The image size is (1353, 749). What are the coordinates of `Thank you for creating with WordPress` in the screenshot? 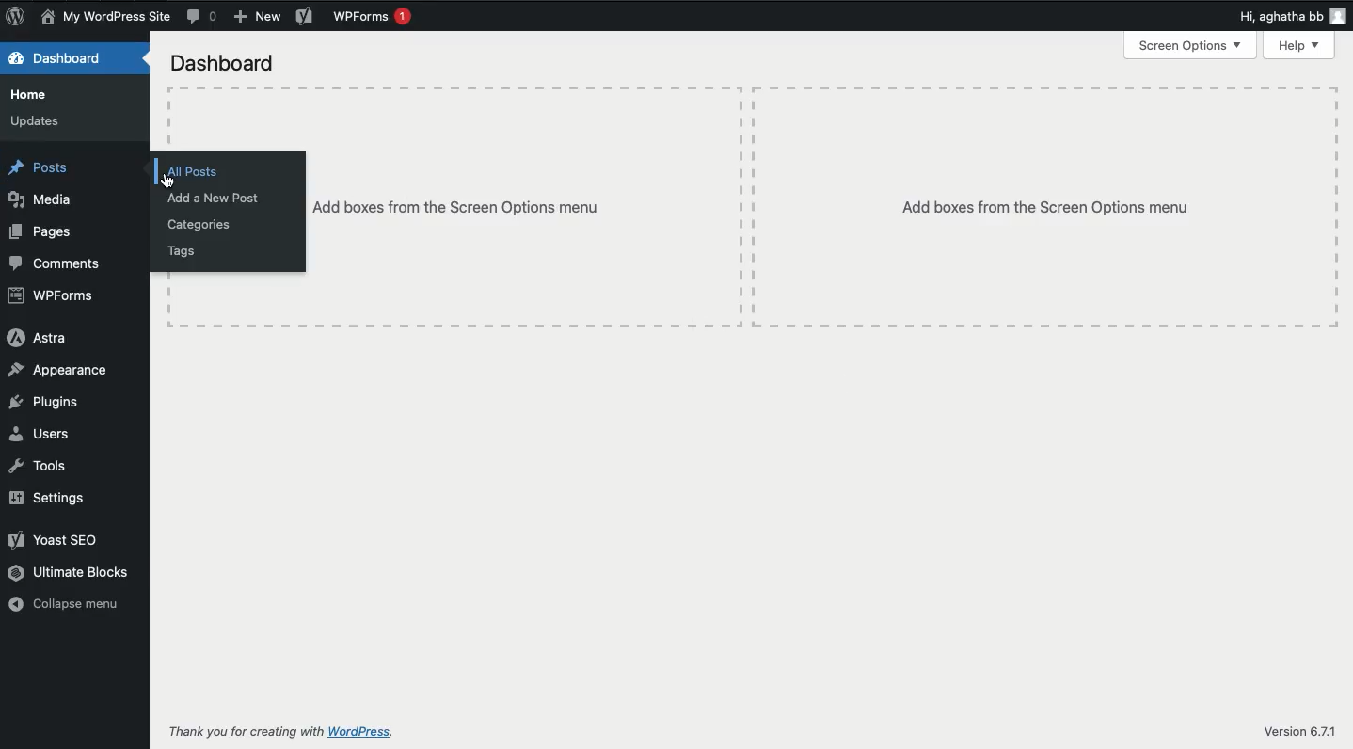 It's located at (278, 734).